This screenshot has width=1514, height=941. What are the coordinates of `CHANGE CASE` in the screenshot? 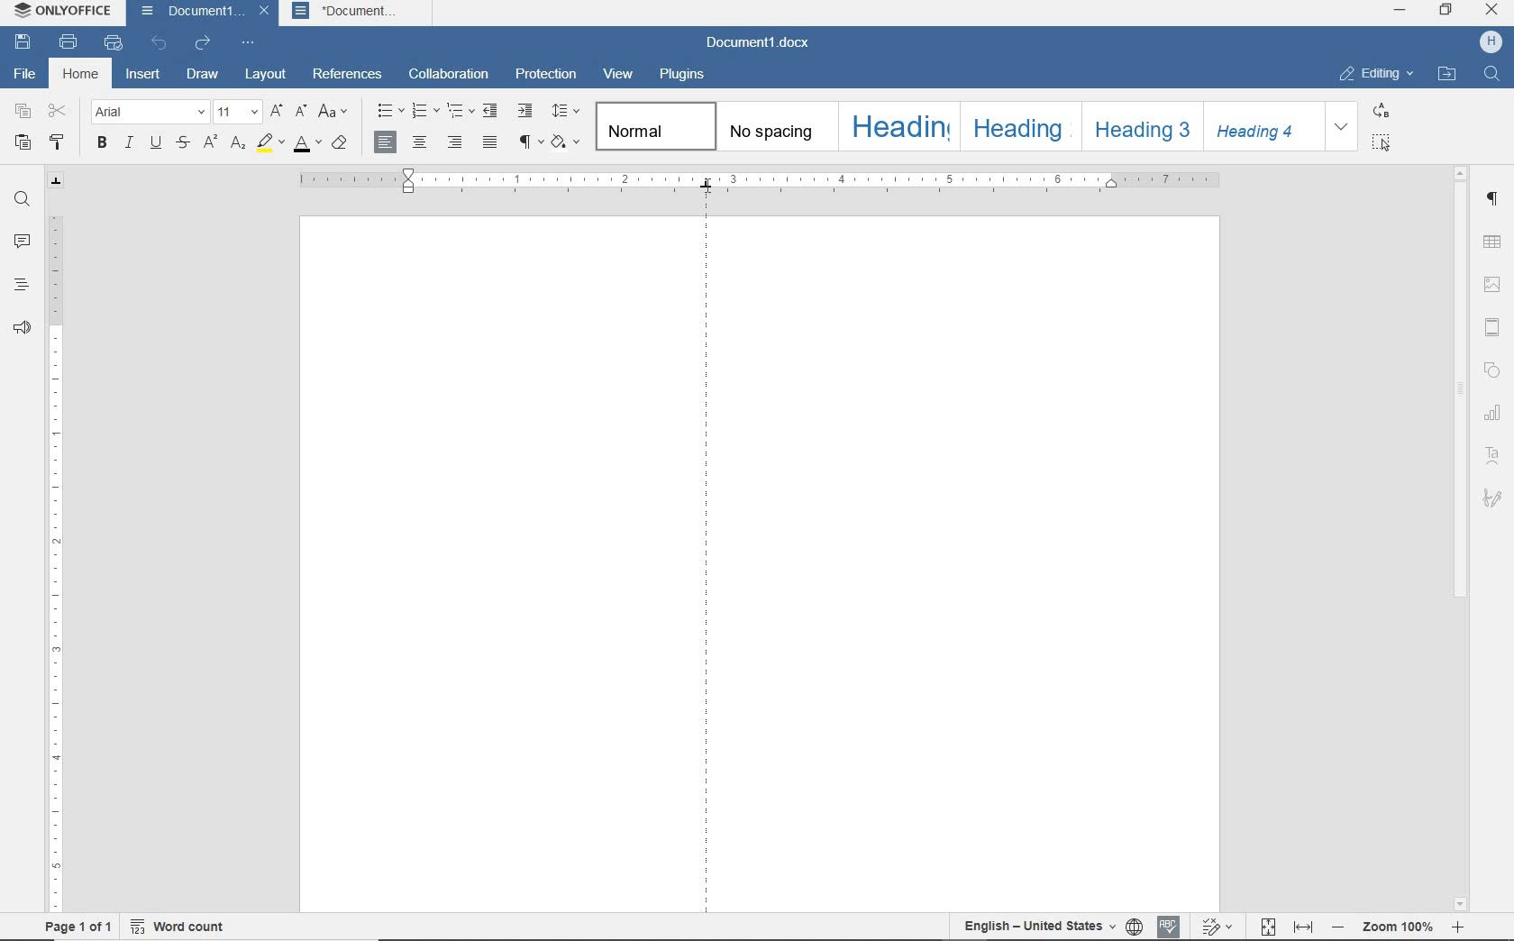 It's located at (335, 113).